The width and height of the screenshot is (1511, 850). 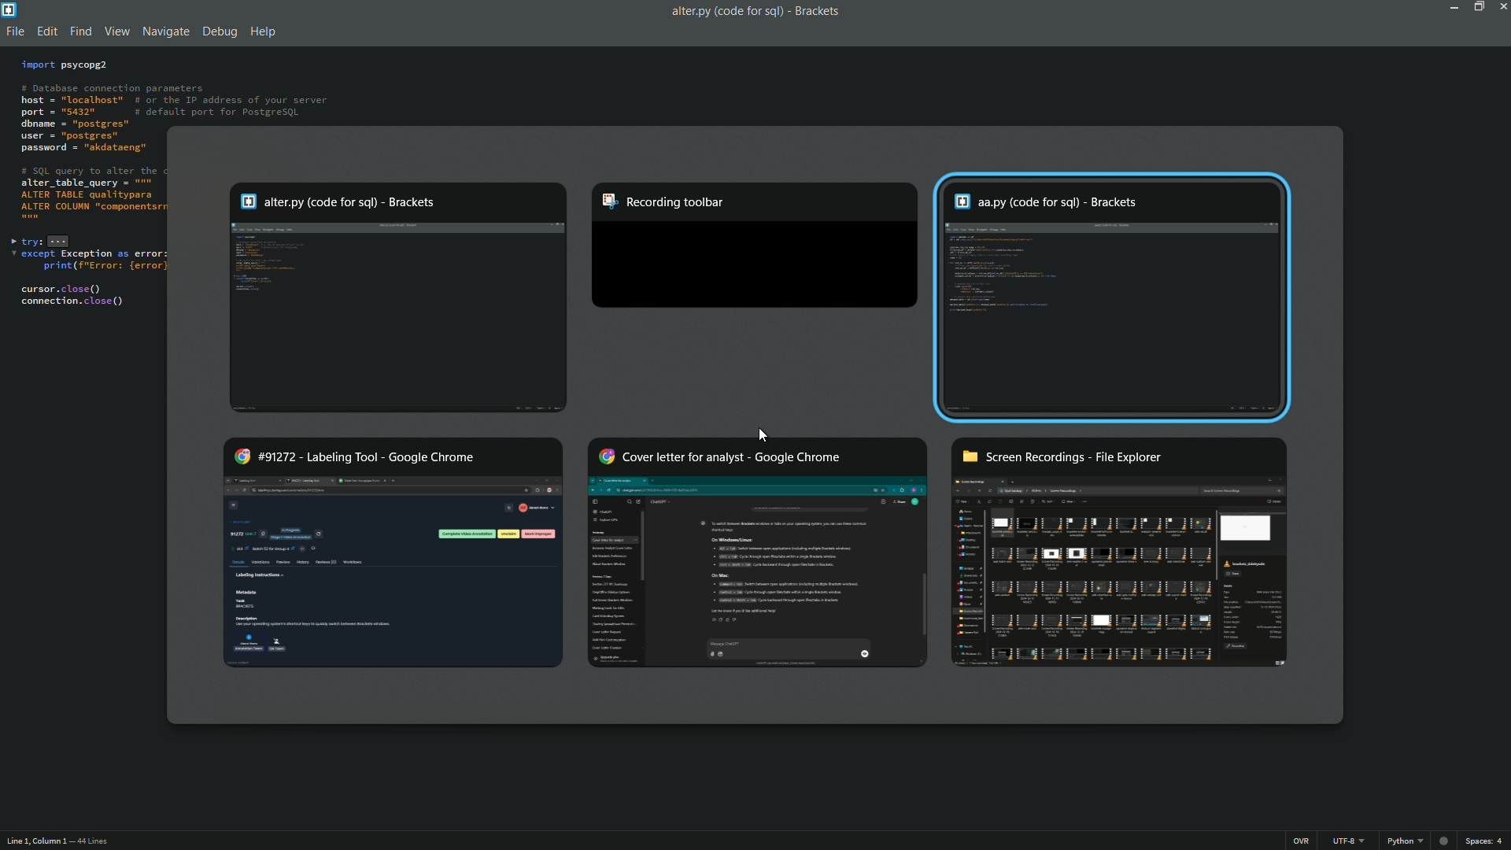 I want to click on app icon, so click(x=9, y=9).